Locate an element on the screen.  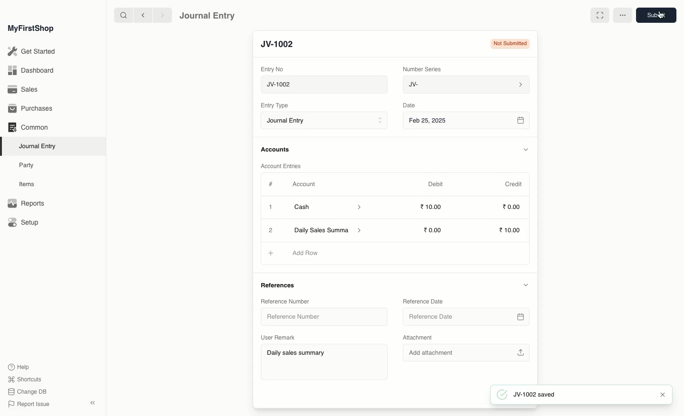
Entry No is located at coordinates (273, 69).